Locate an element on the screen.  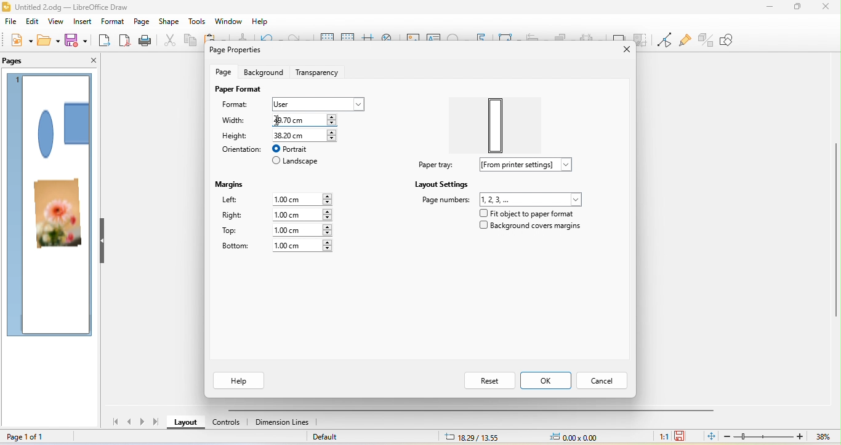
align object is located at coordinates (537, 39).